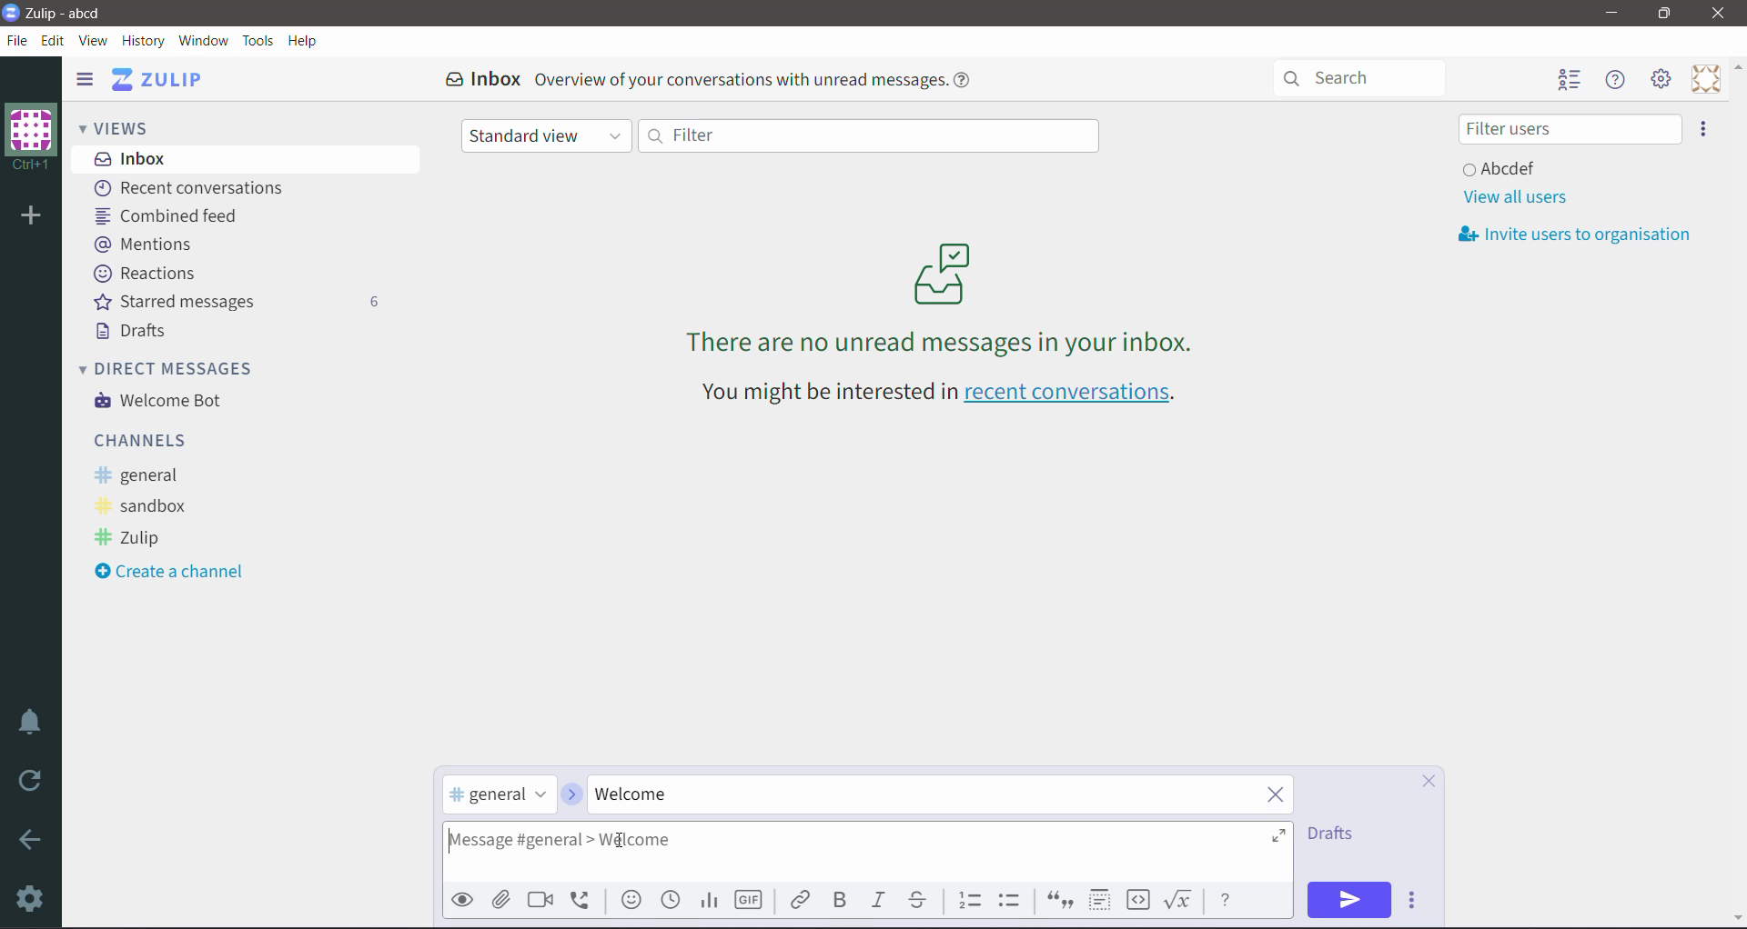 Image resolution: width=1747 pixels, height=929 pixels. What do you see at coordinates (1226, 898) in the screenshot?
I see `Message Formatting` at bounding box center [1226, 898].